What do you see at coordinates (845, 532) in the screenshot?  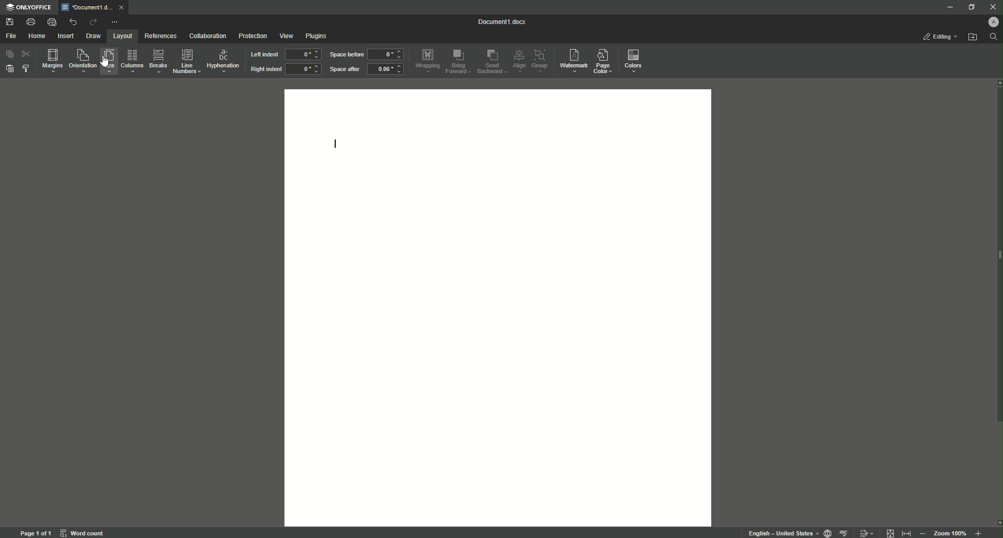 I see `Spell Checking` at bounding box center [845, 532].